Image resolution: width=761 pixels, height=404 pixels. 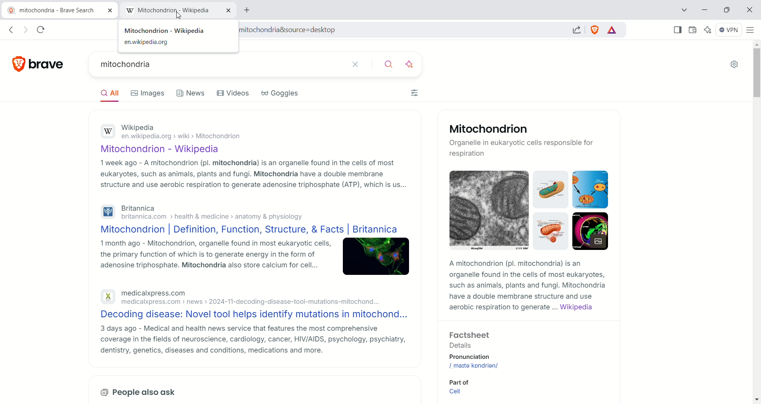 What do you see at coordinates (148, 93) in the screenshot?
I see `images` at bounding box center [148, 93].